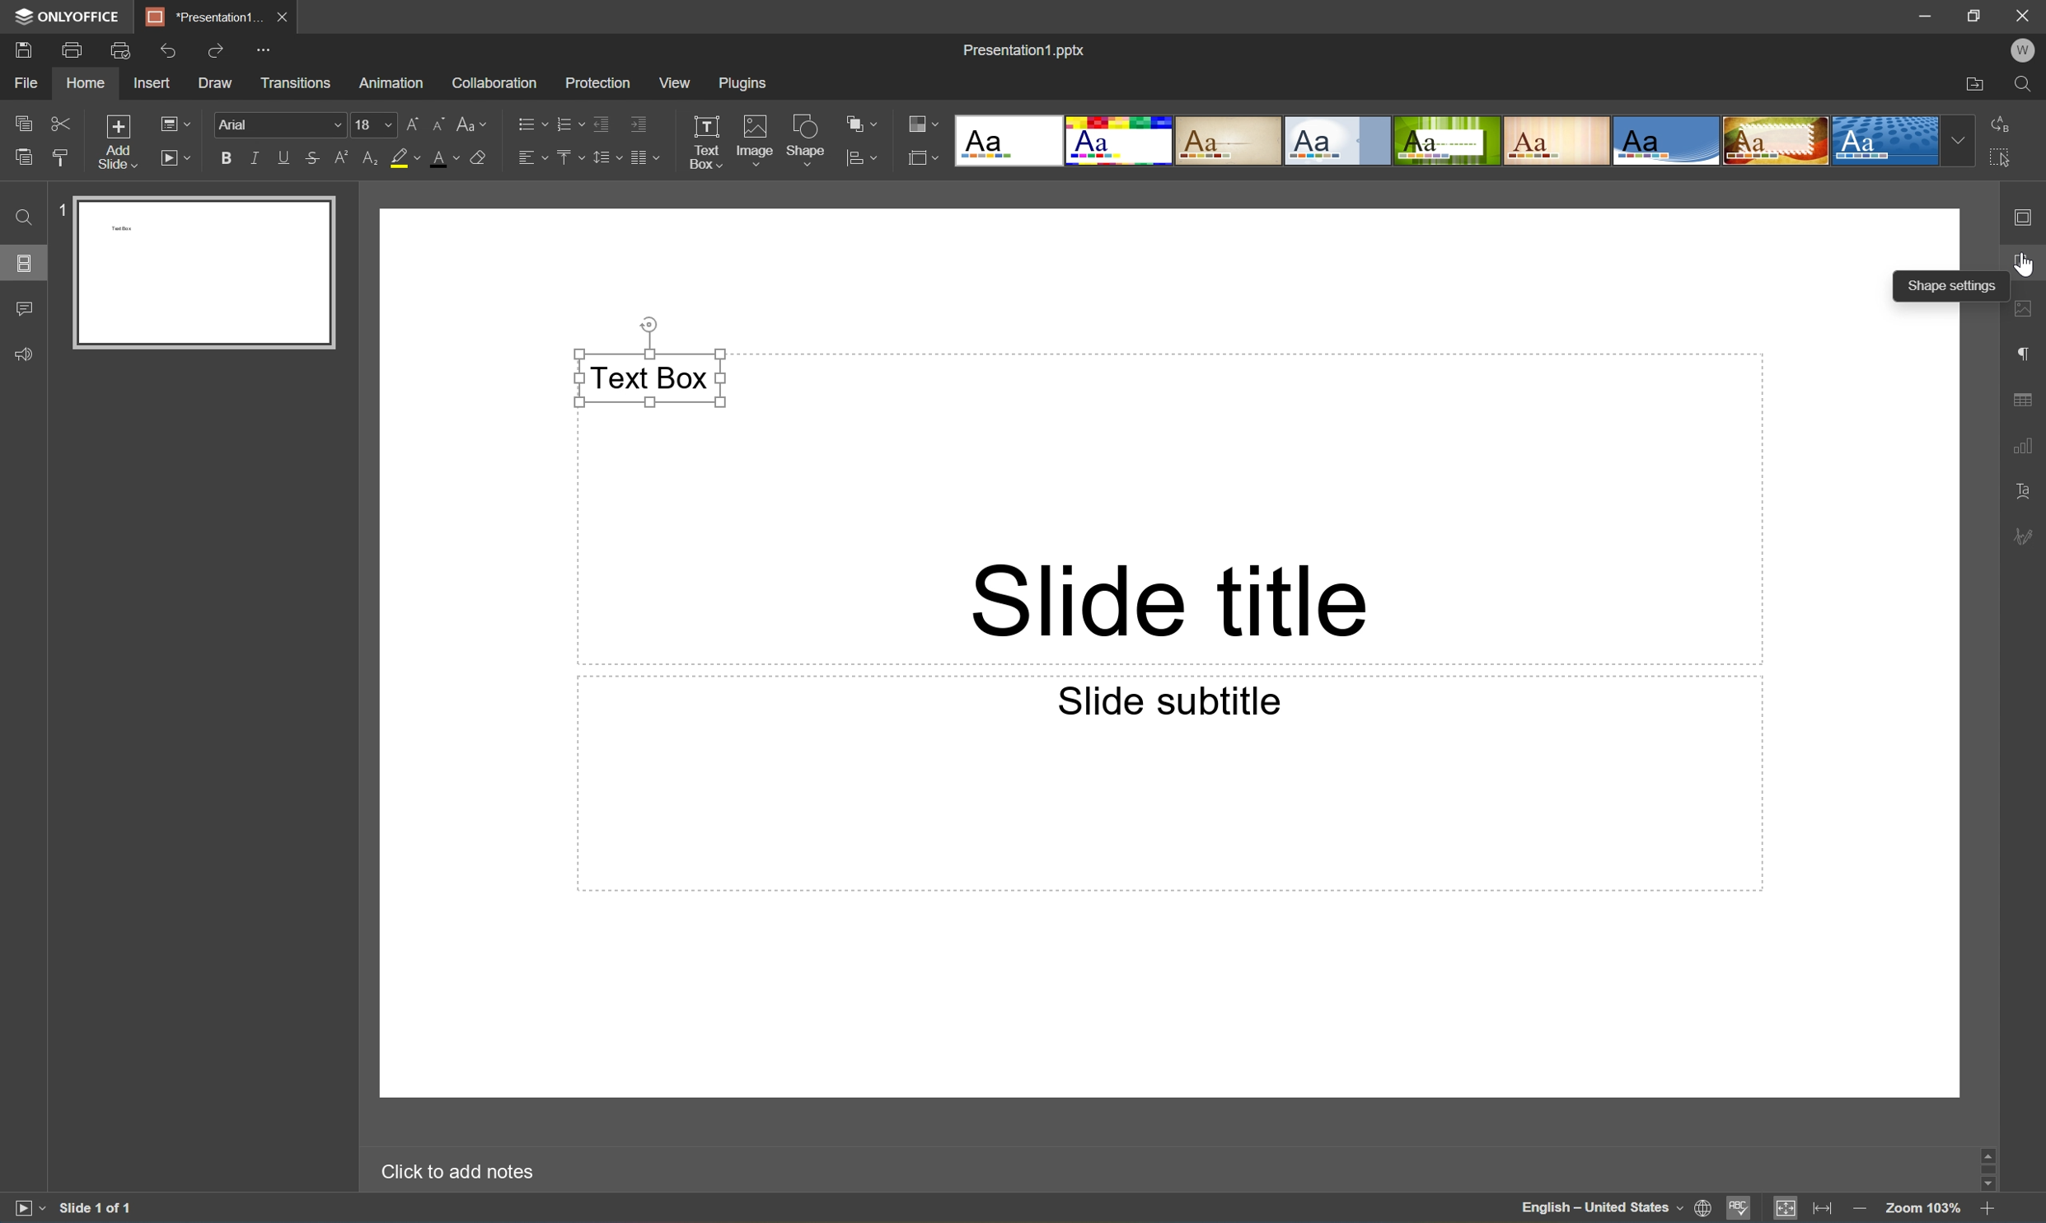 This screenshot has width=2046, height=1223. What do you see at coordinates (472, 123) in the screenshot?
I see `Change case` at bounding box center [472, 123].